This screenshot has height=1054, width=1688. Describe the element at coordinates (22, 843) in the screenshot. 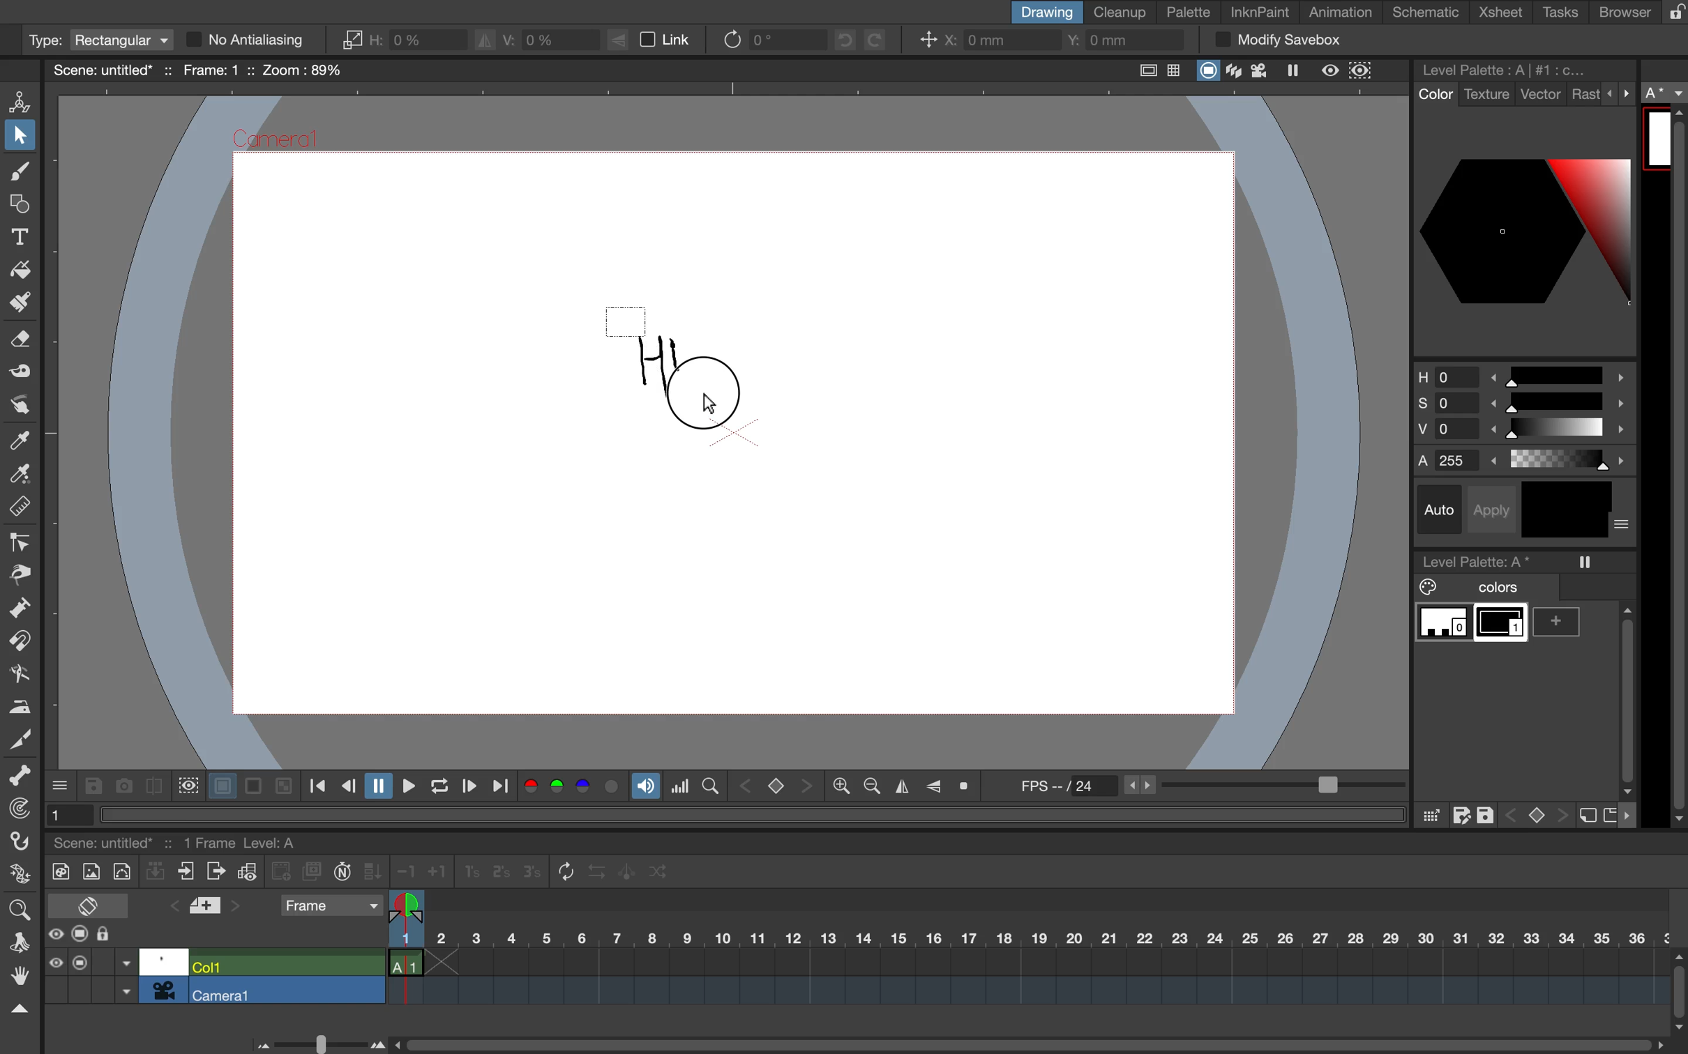

I see `hook tool` at that location.